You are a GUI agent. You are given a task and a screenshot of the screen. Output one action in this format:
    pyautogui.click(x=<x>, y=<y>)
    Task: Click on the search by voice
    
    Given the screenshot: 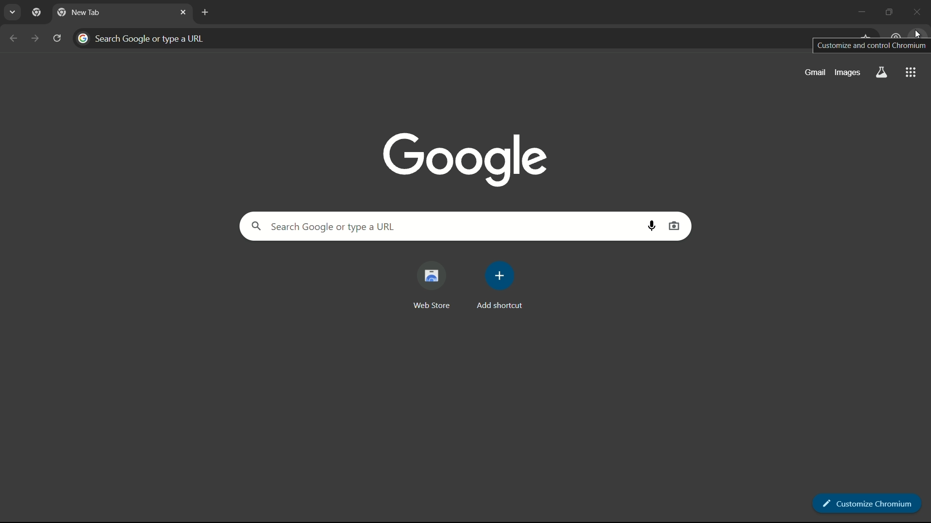 What is the action you would take?
    pyautogui.click(x=653, y=226)
    